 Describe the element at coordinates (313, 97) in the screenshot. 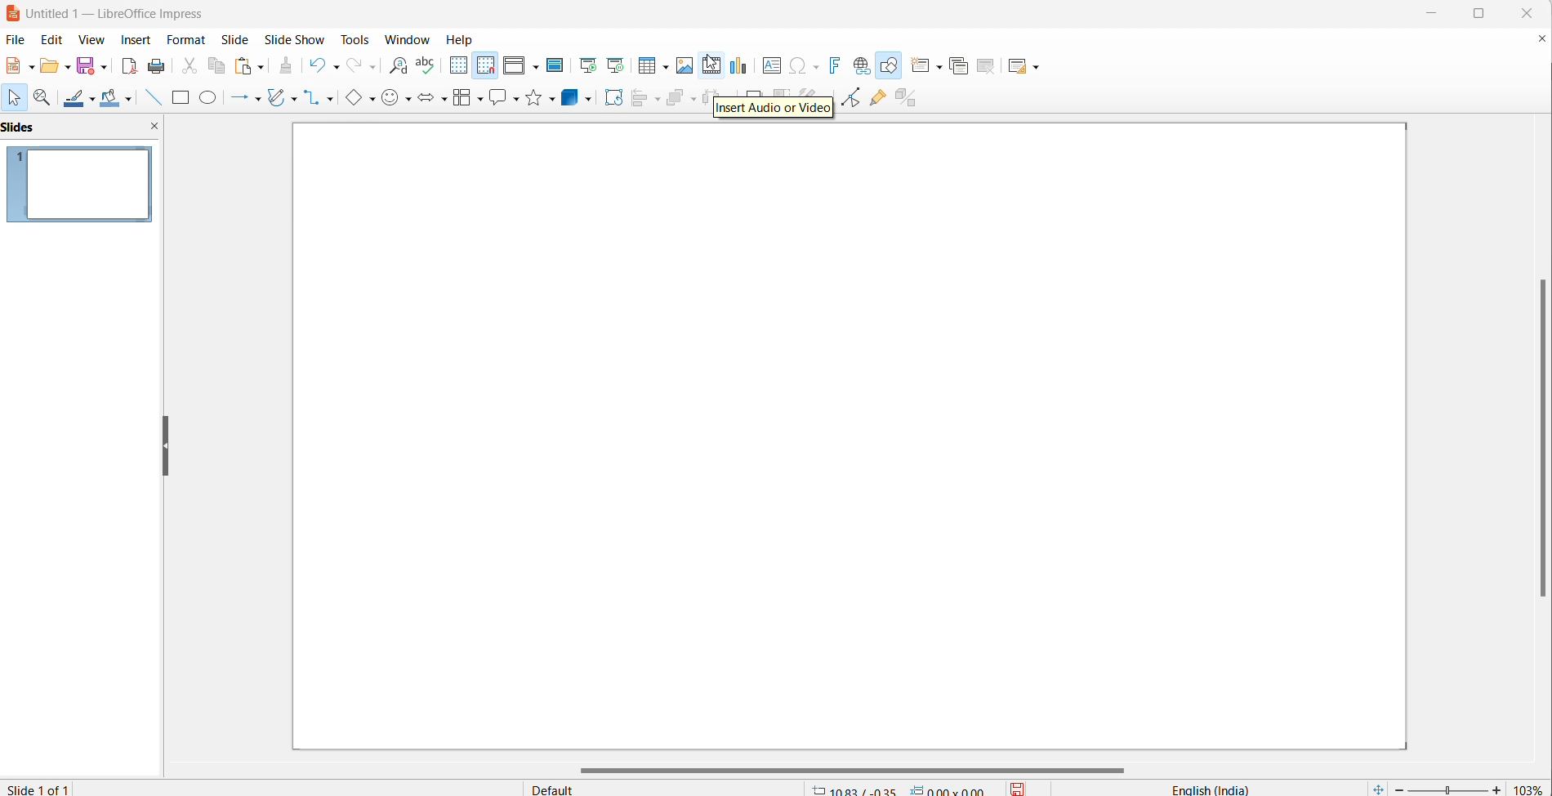

I see `connectors` at that location.